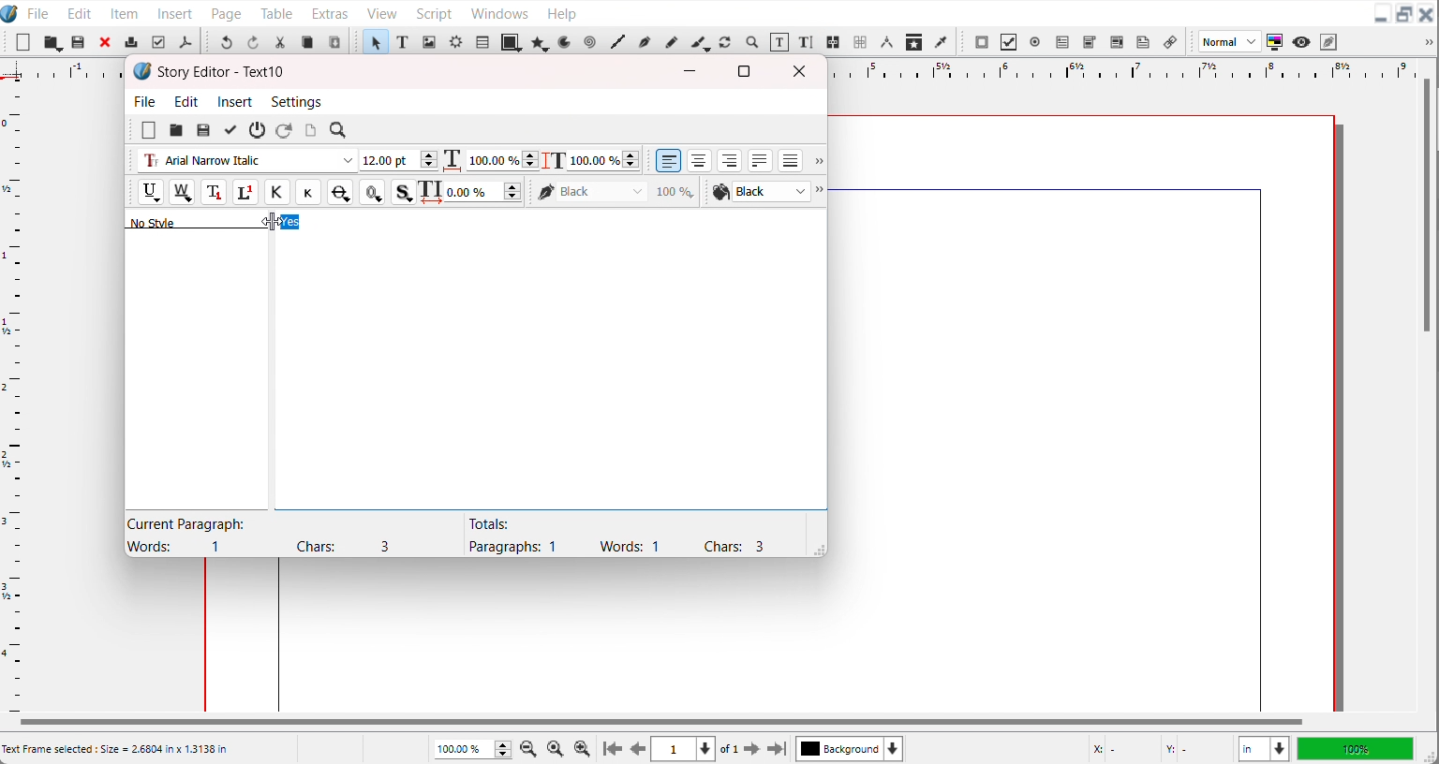 This screenshot has width=1439, height=764. What do you see at coordinates (176, 12) in the screenshot?
I see `Insert` at bounding box center [176, 12].